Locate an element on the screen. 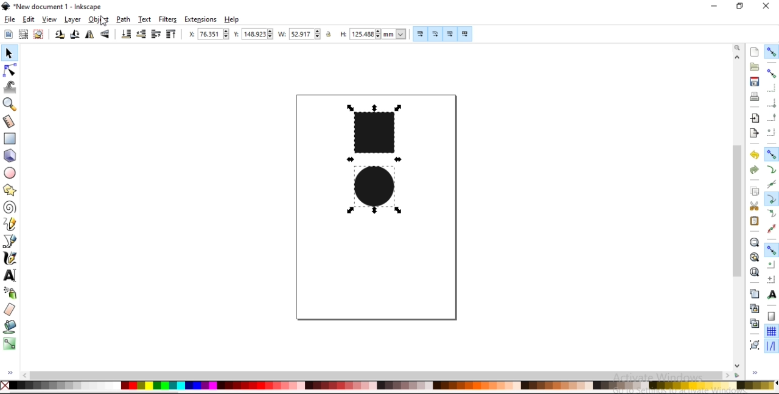 This screenshot has height=394, width=779. select all objects and nodes is located at coordinates (8, 35).